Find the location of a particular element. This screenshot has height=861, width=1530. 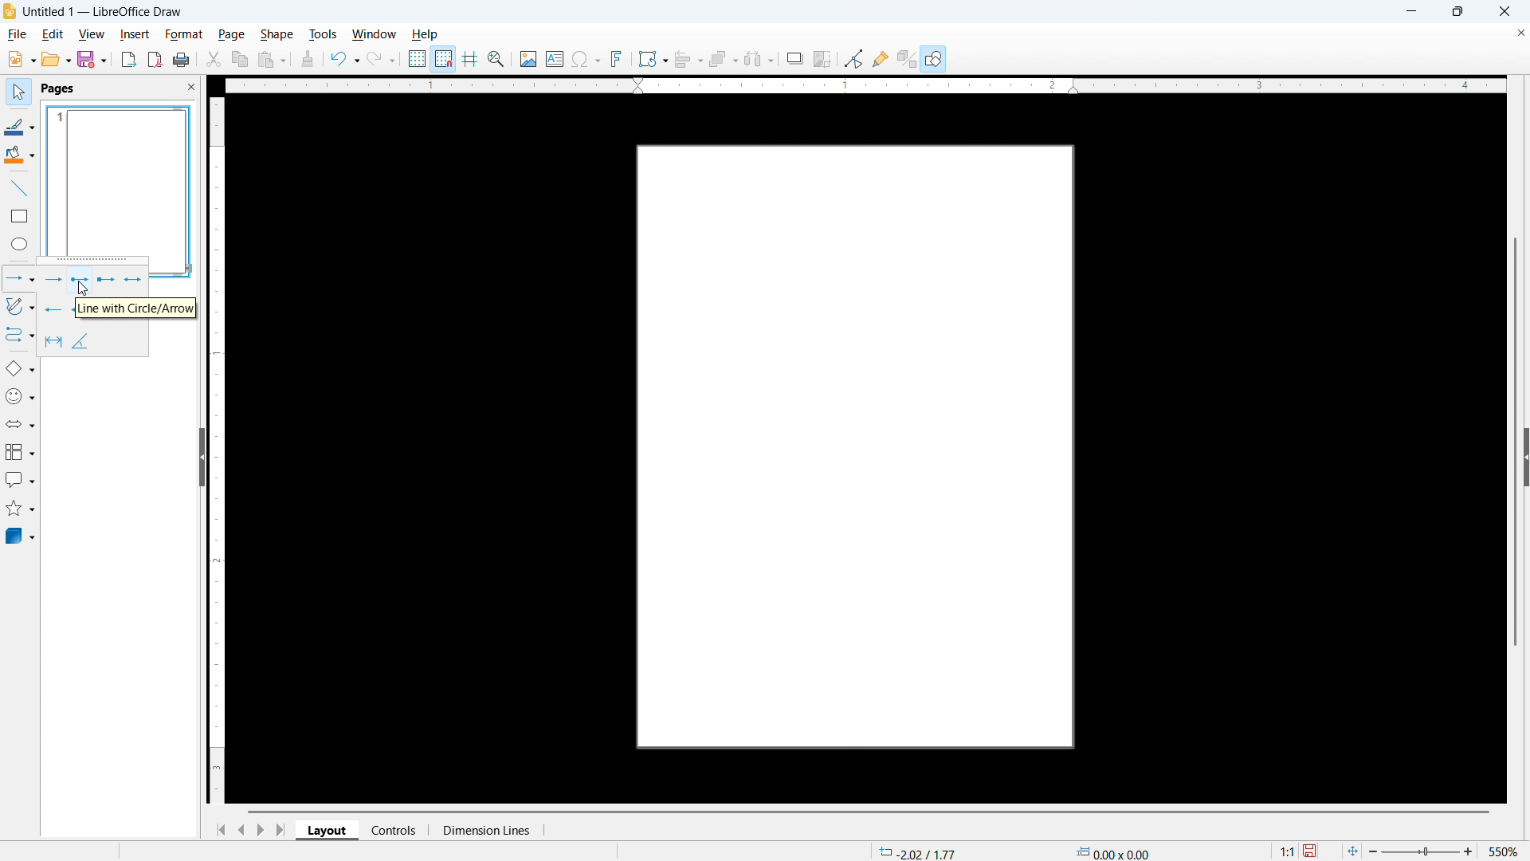

Horizontal scroll bar  is located at coordinates (869, 812).